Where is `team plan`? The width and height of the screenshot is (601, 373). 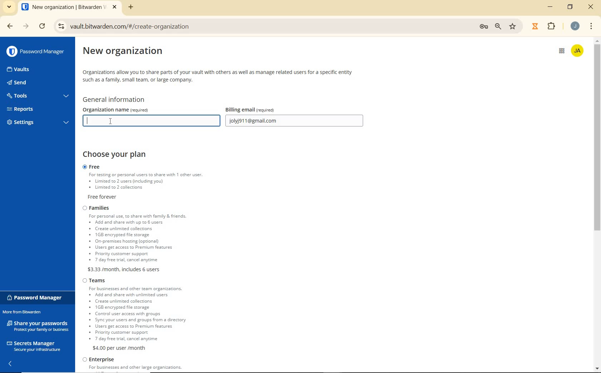
team plan is located at coordinates (138, 314).